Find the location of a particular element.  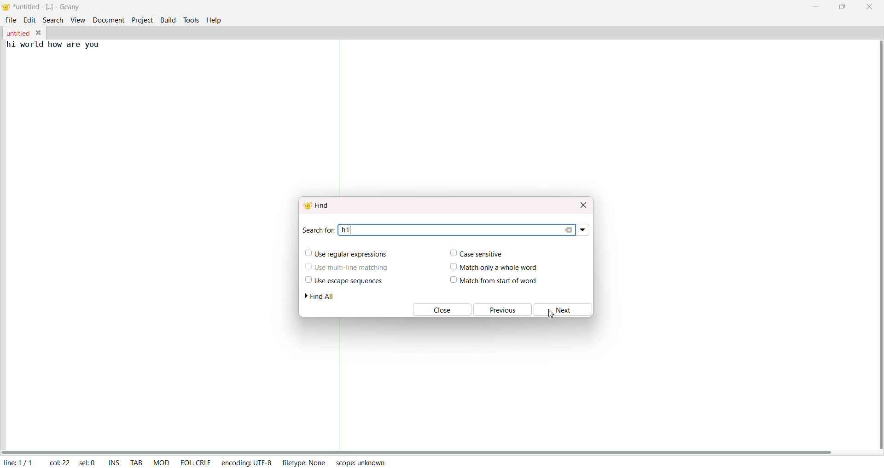

match only a whole word is located at coordinates (494, 267).